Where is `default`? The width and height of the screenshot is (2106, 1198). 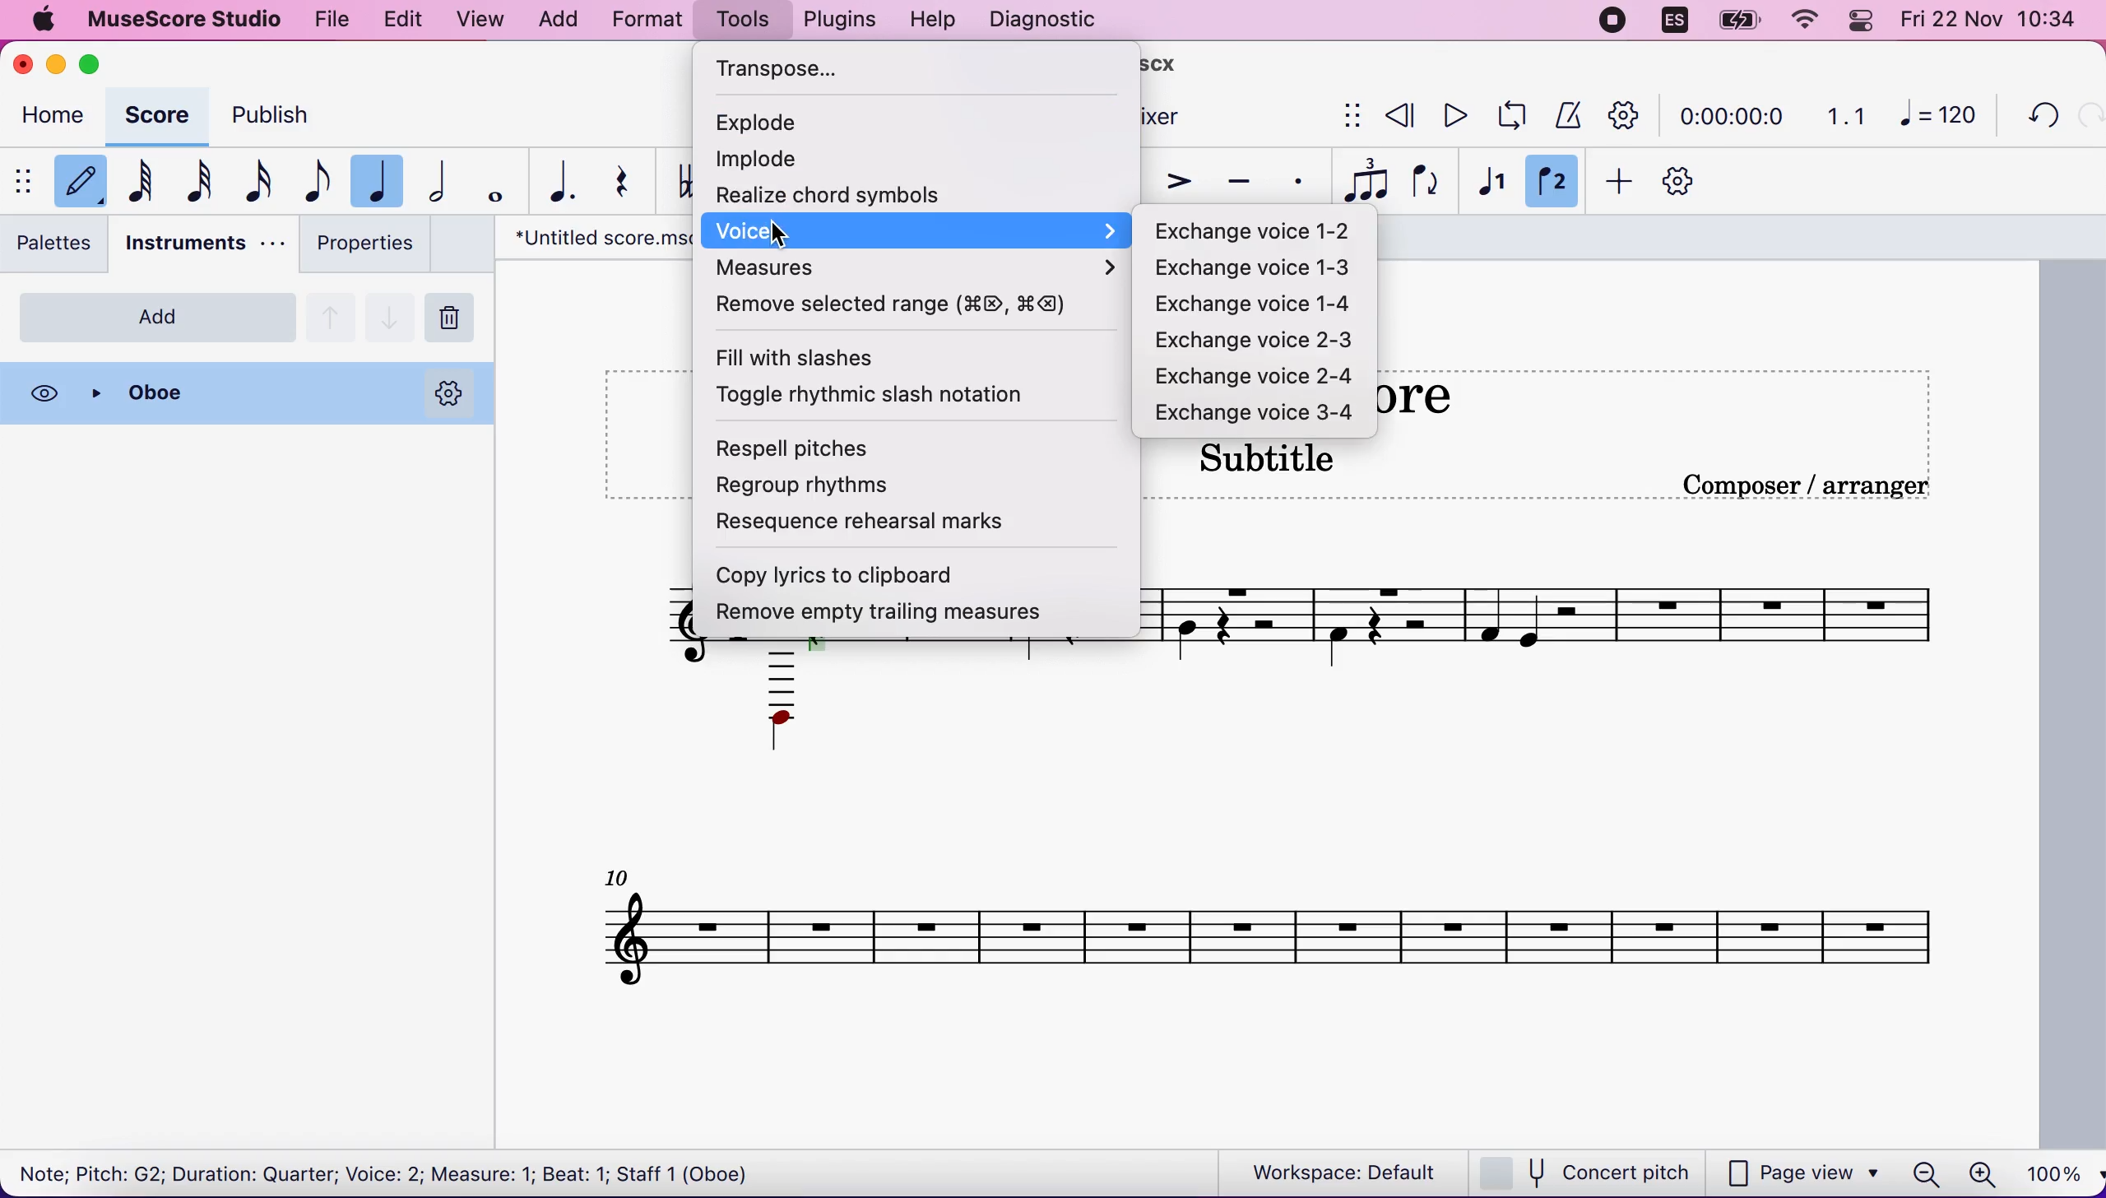
default is located at coordinates (81, 179).